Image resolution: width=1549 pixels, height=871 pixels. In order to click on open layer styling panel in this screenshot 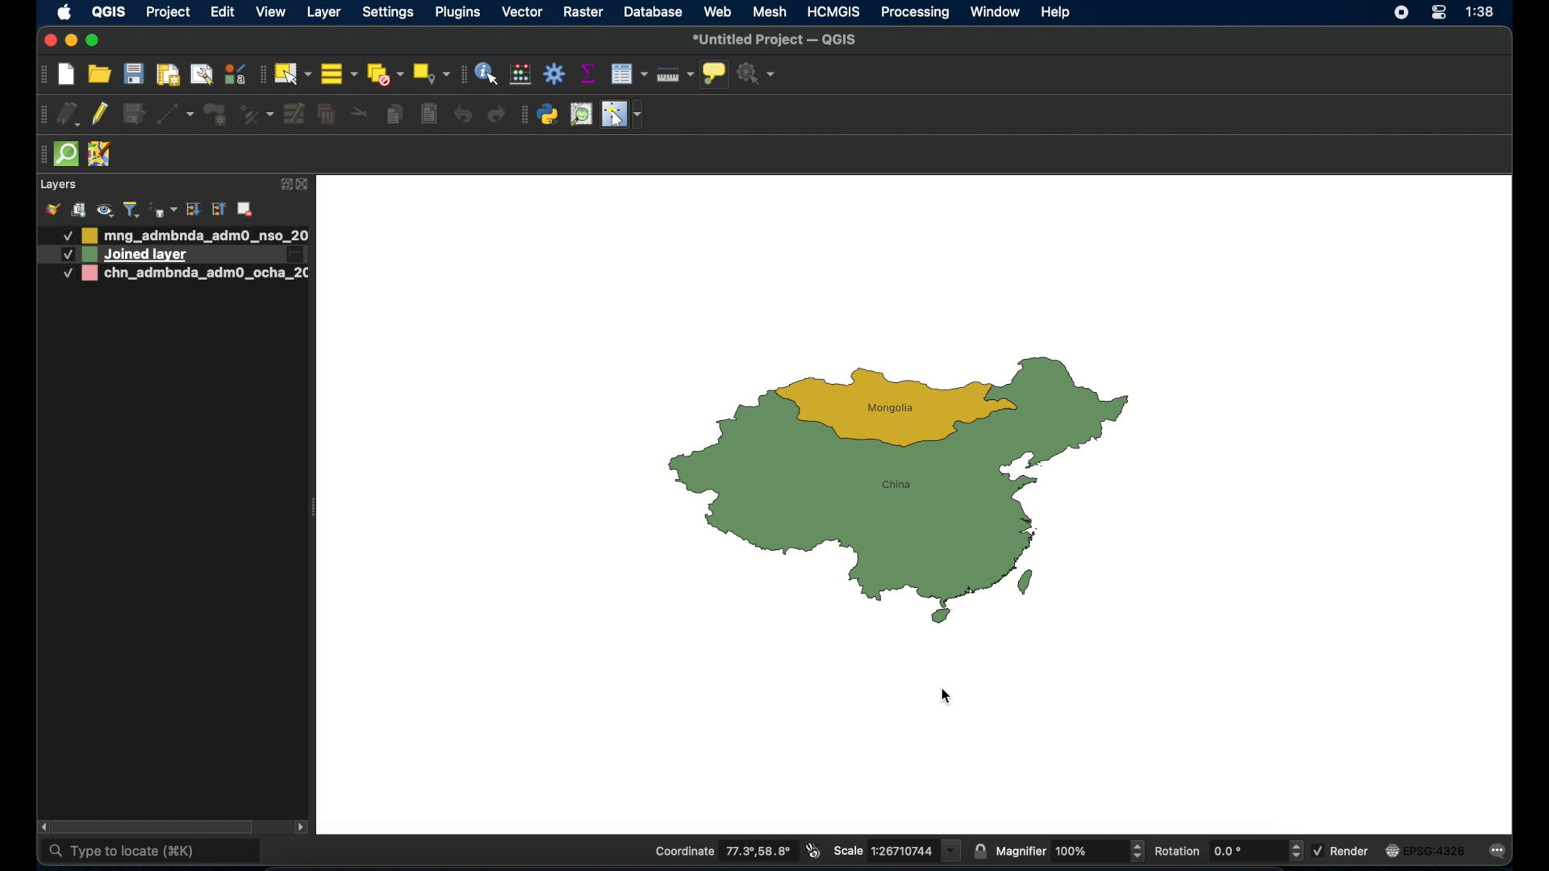, I will do `click(52, 210)`.